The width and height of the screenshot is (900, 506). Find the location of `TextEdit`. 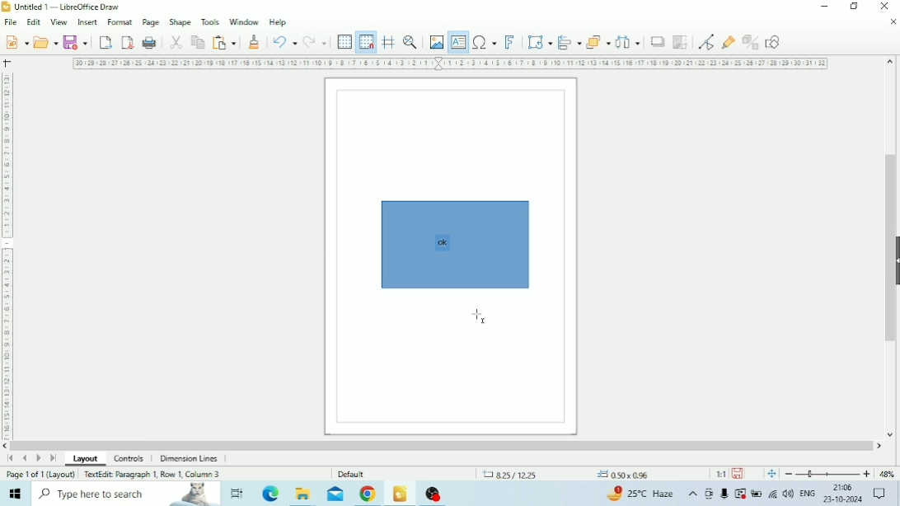

TextEdit is located at coordinates (153, 473).